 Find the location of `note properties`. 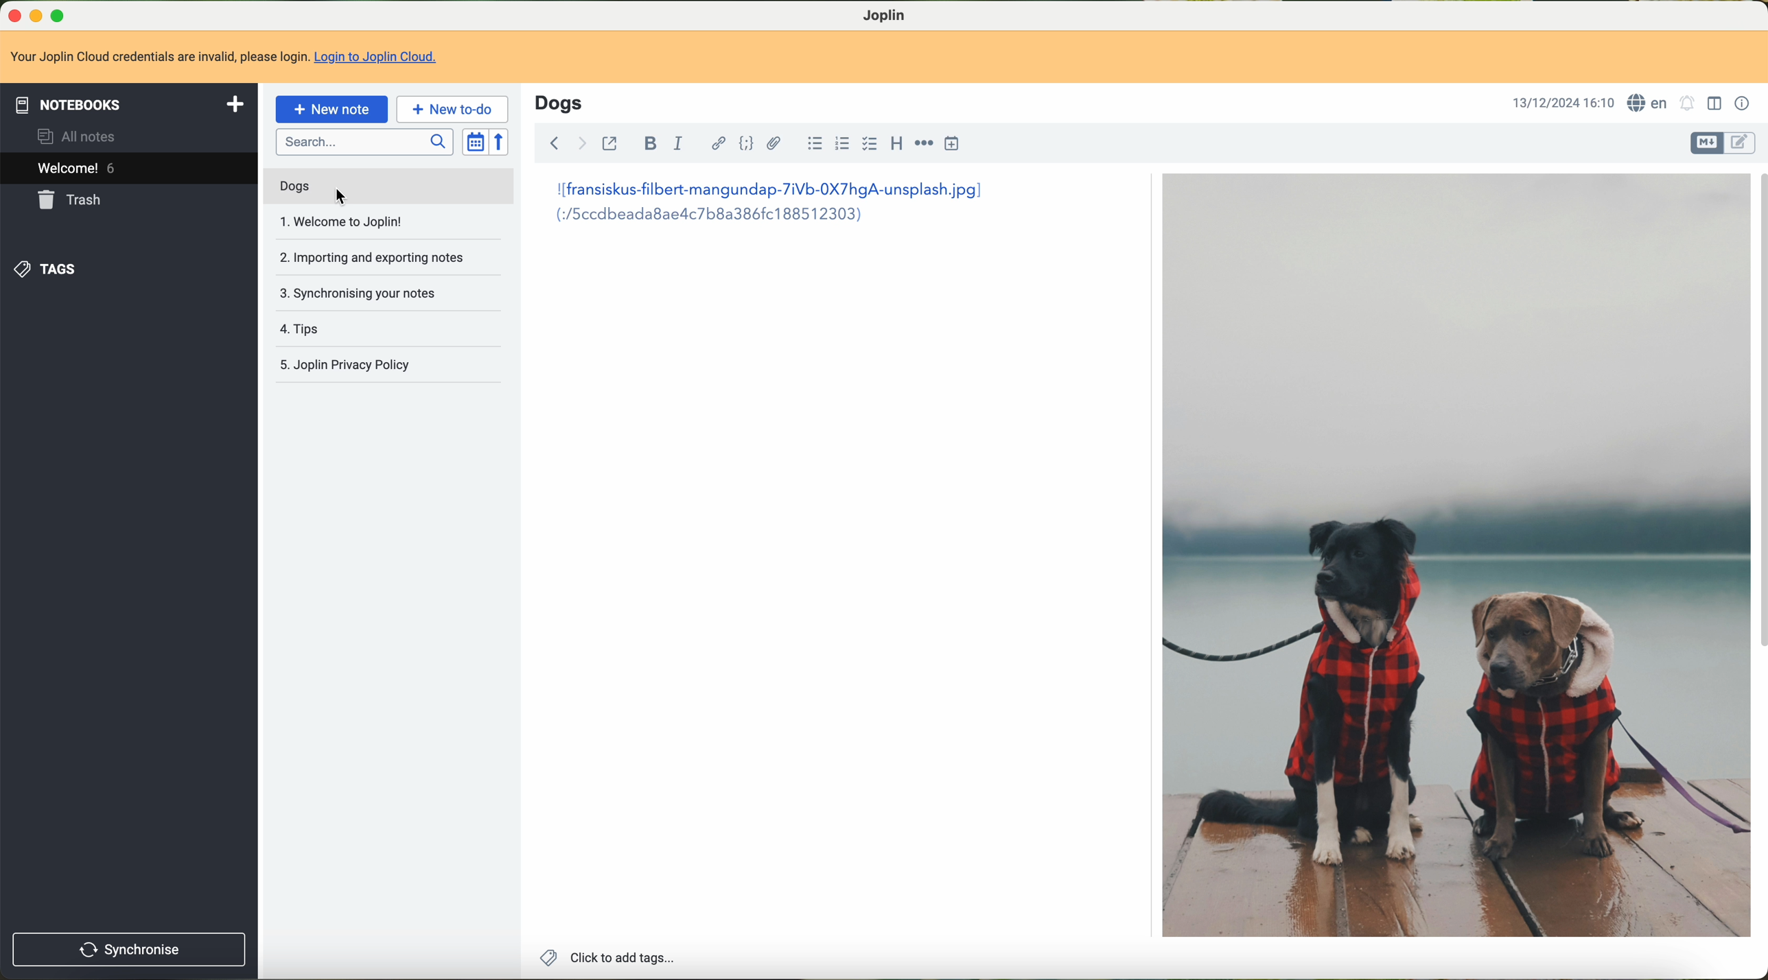

note properties is located at coordinates (1741, 103).